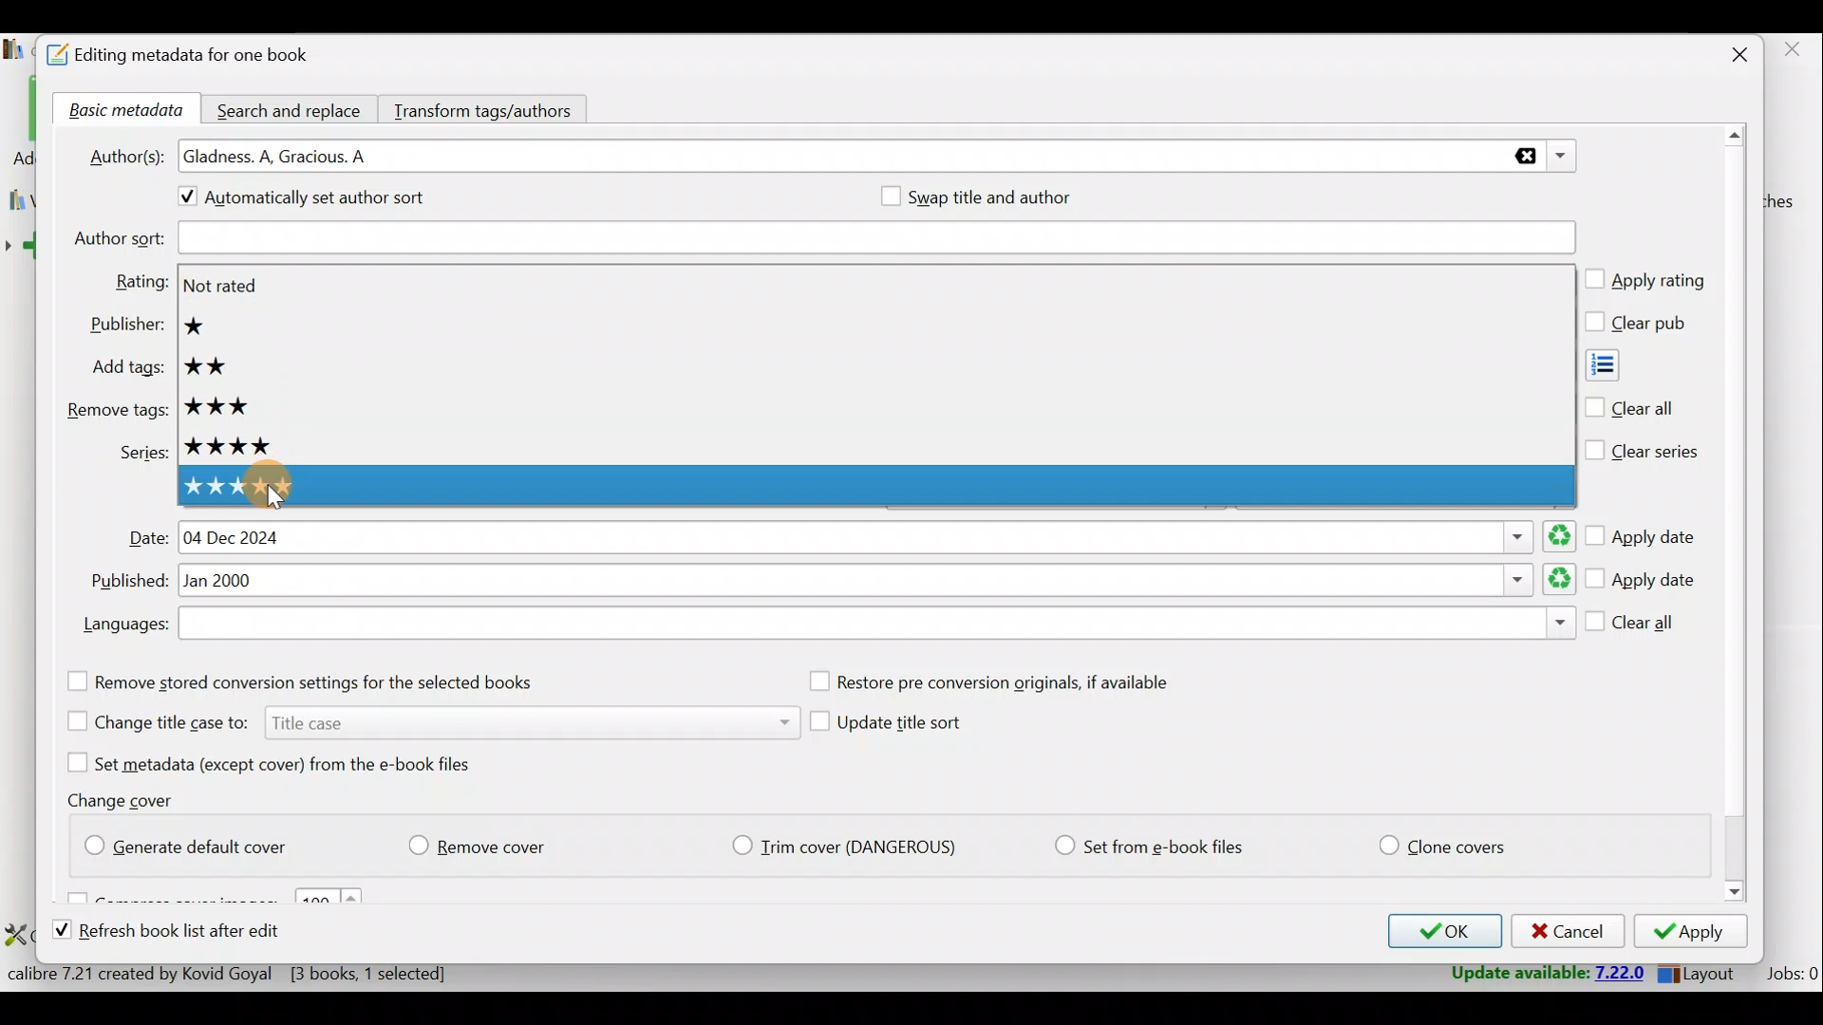  Describe the element at coordinates (1640, 324) in the screenshot. I see `Clear pub` at that location.